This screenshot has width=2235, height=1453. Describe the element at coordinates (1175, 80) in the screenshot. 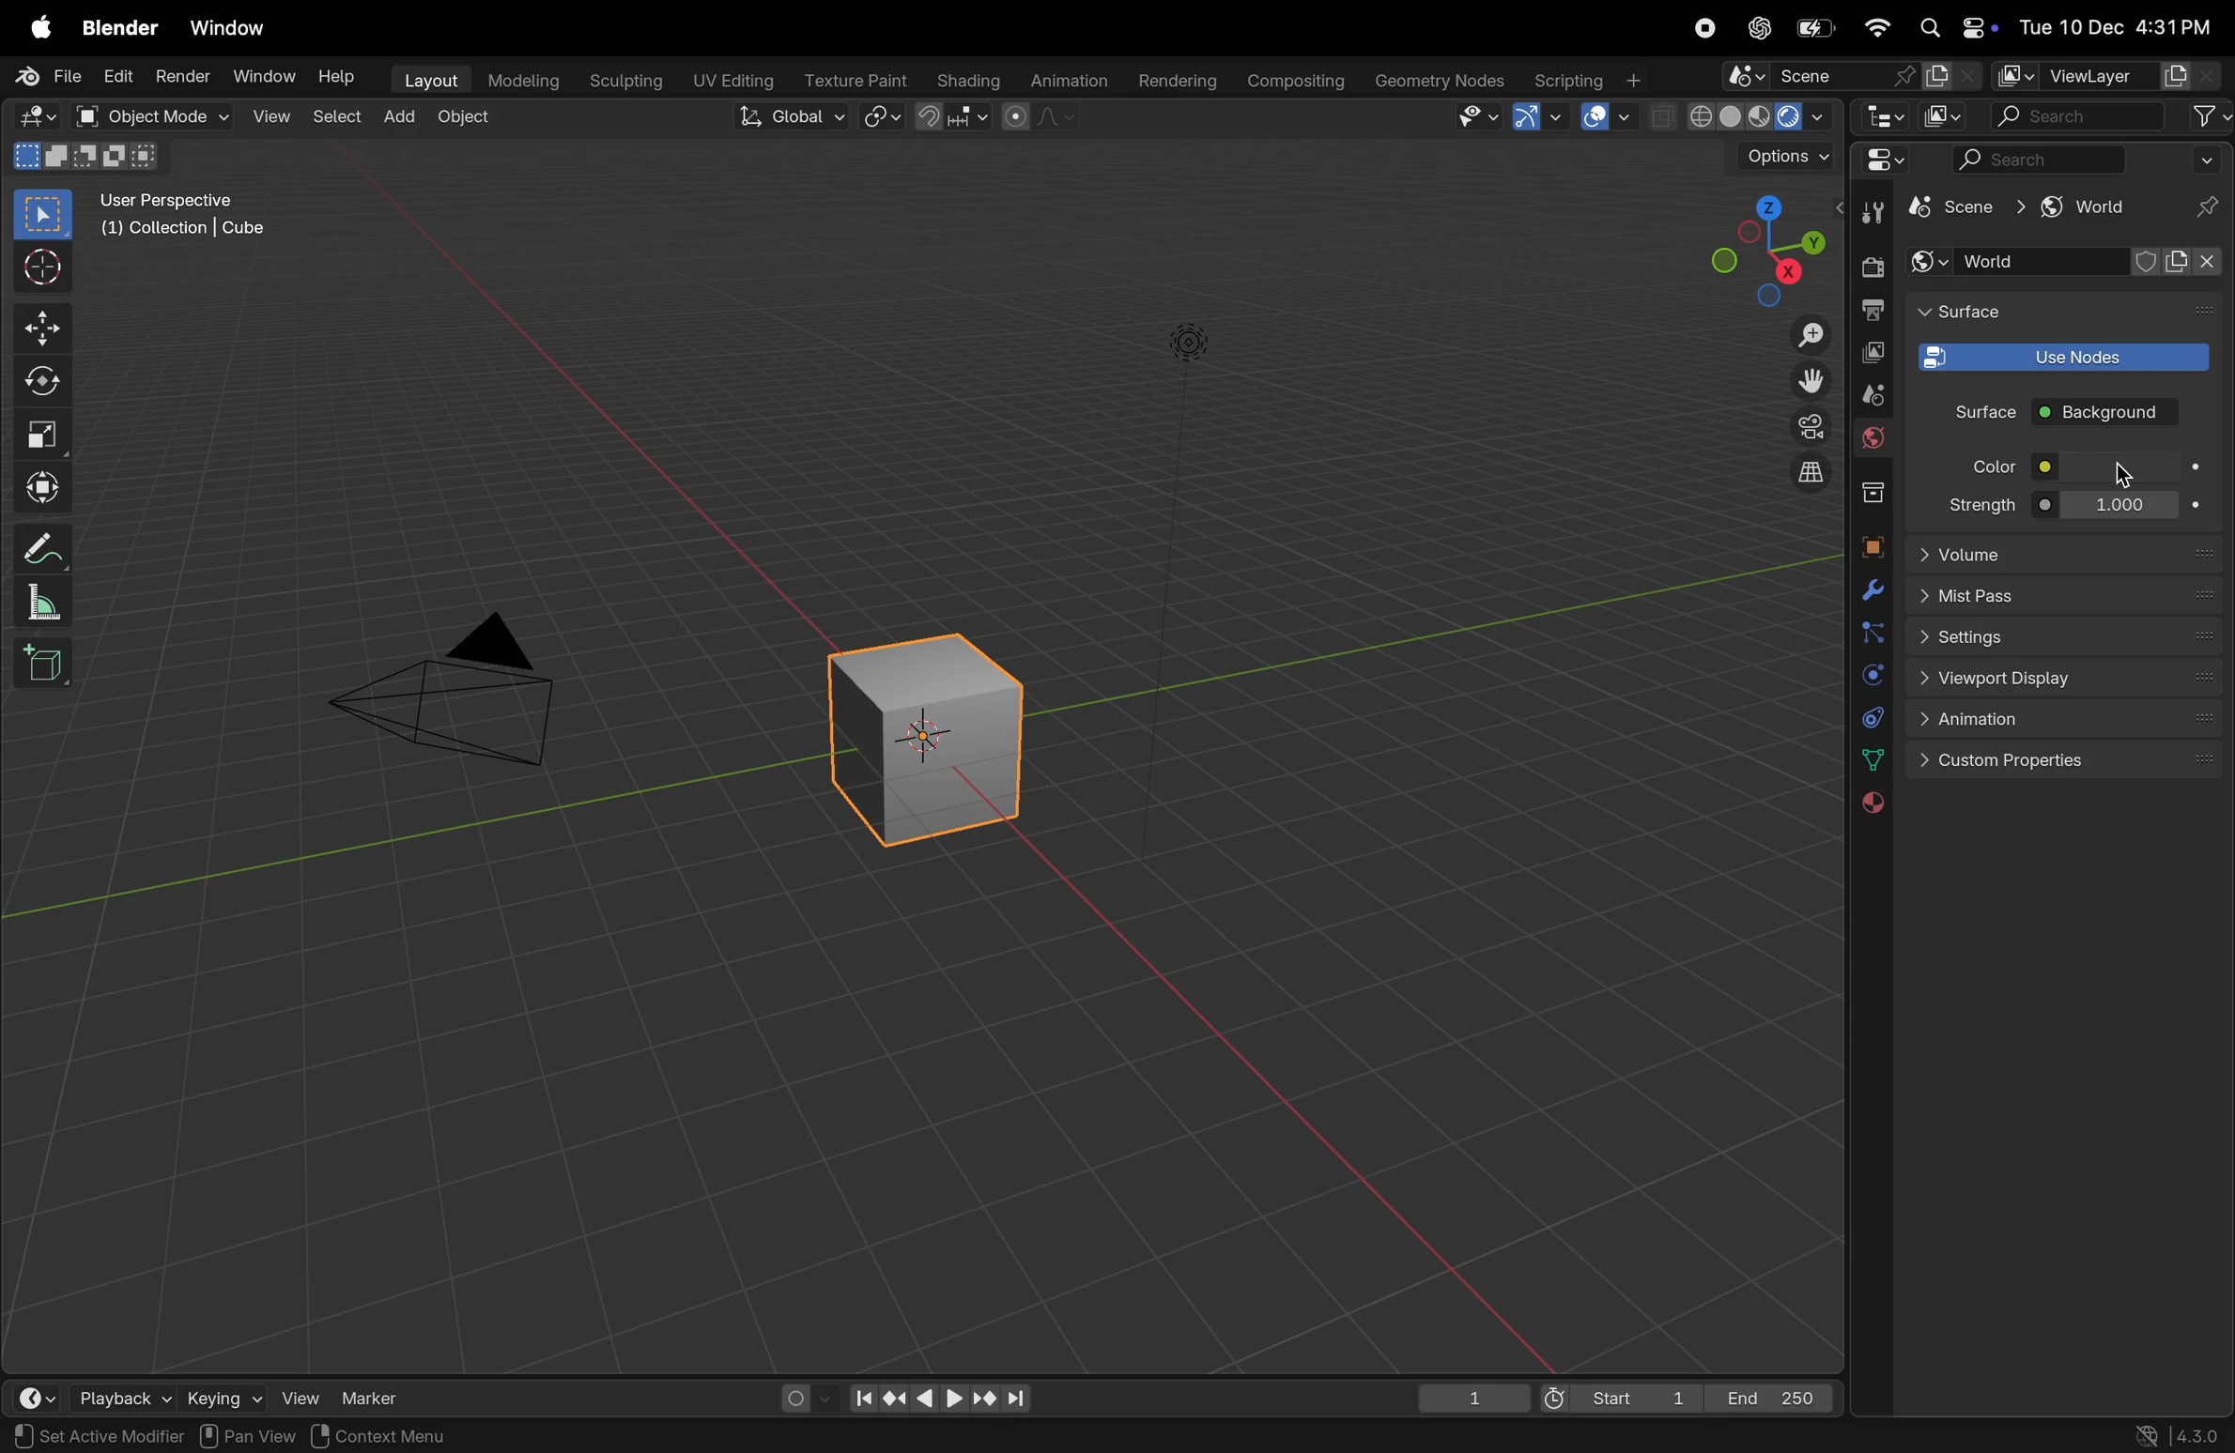

I see `Rendering` at that location.